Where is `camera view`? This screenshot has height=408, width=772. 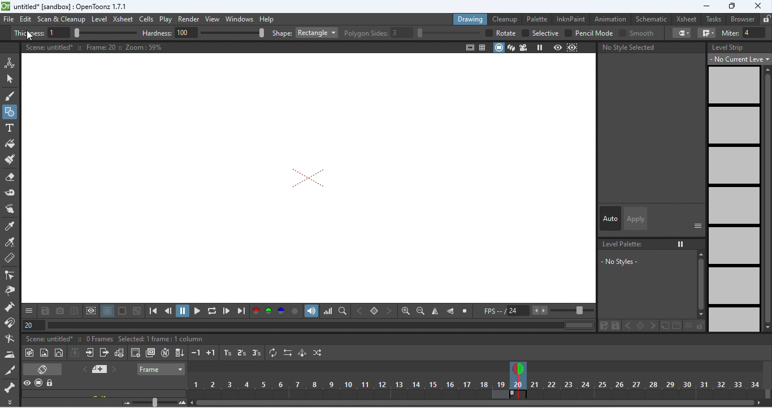
camera view is located at coordinates (524, 47).